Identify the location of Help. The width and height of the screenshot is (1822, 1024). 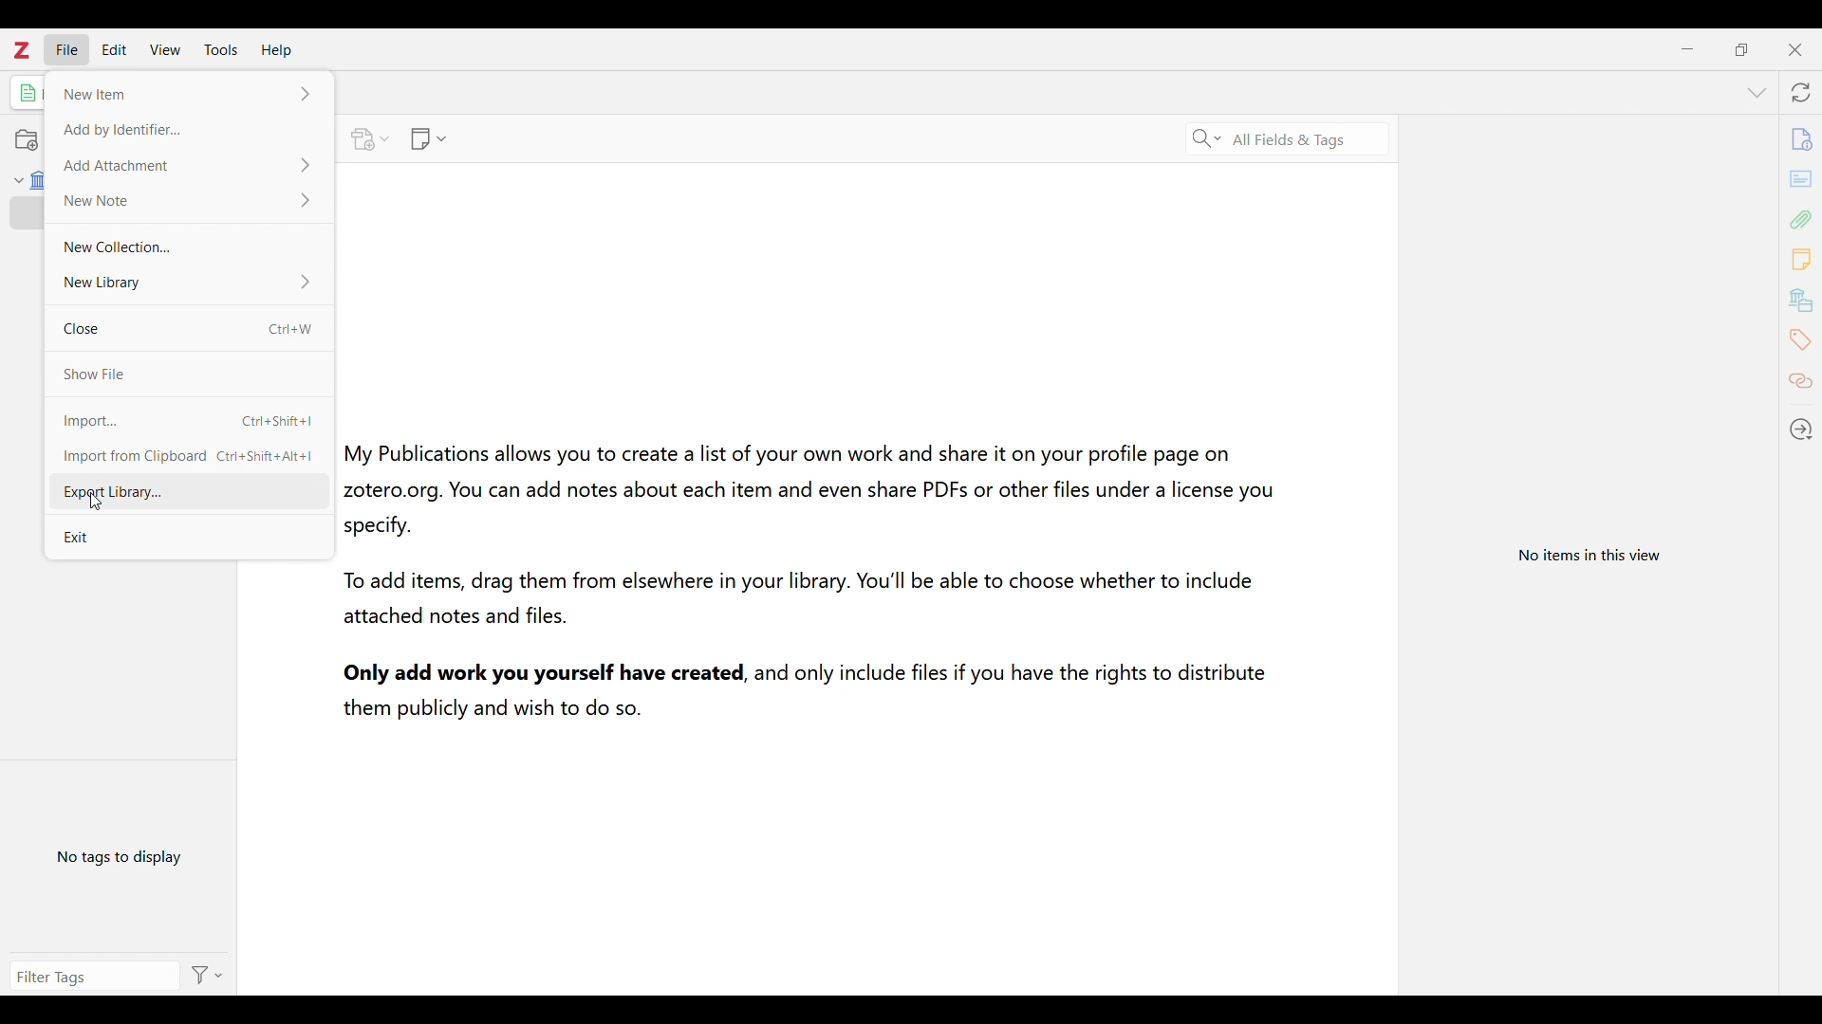
(276, 51).